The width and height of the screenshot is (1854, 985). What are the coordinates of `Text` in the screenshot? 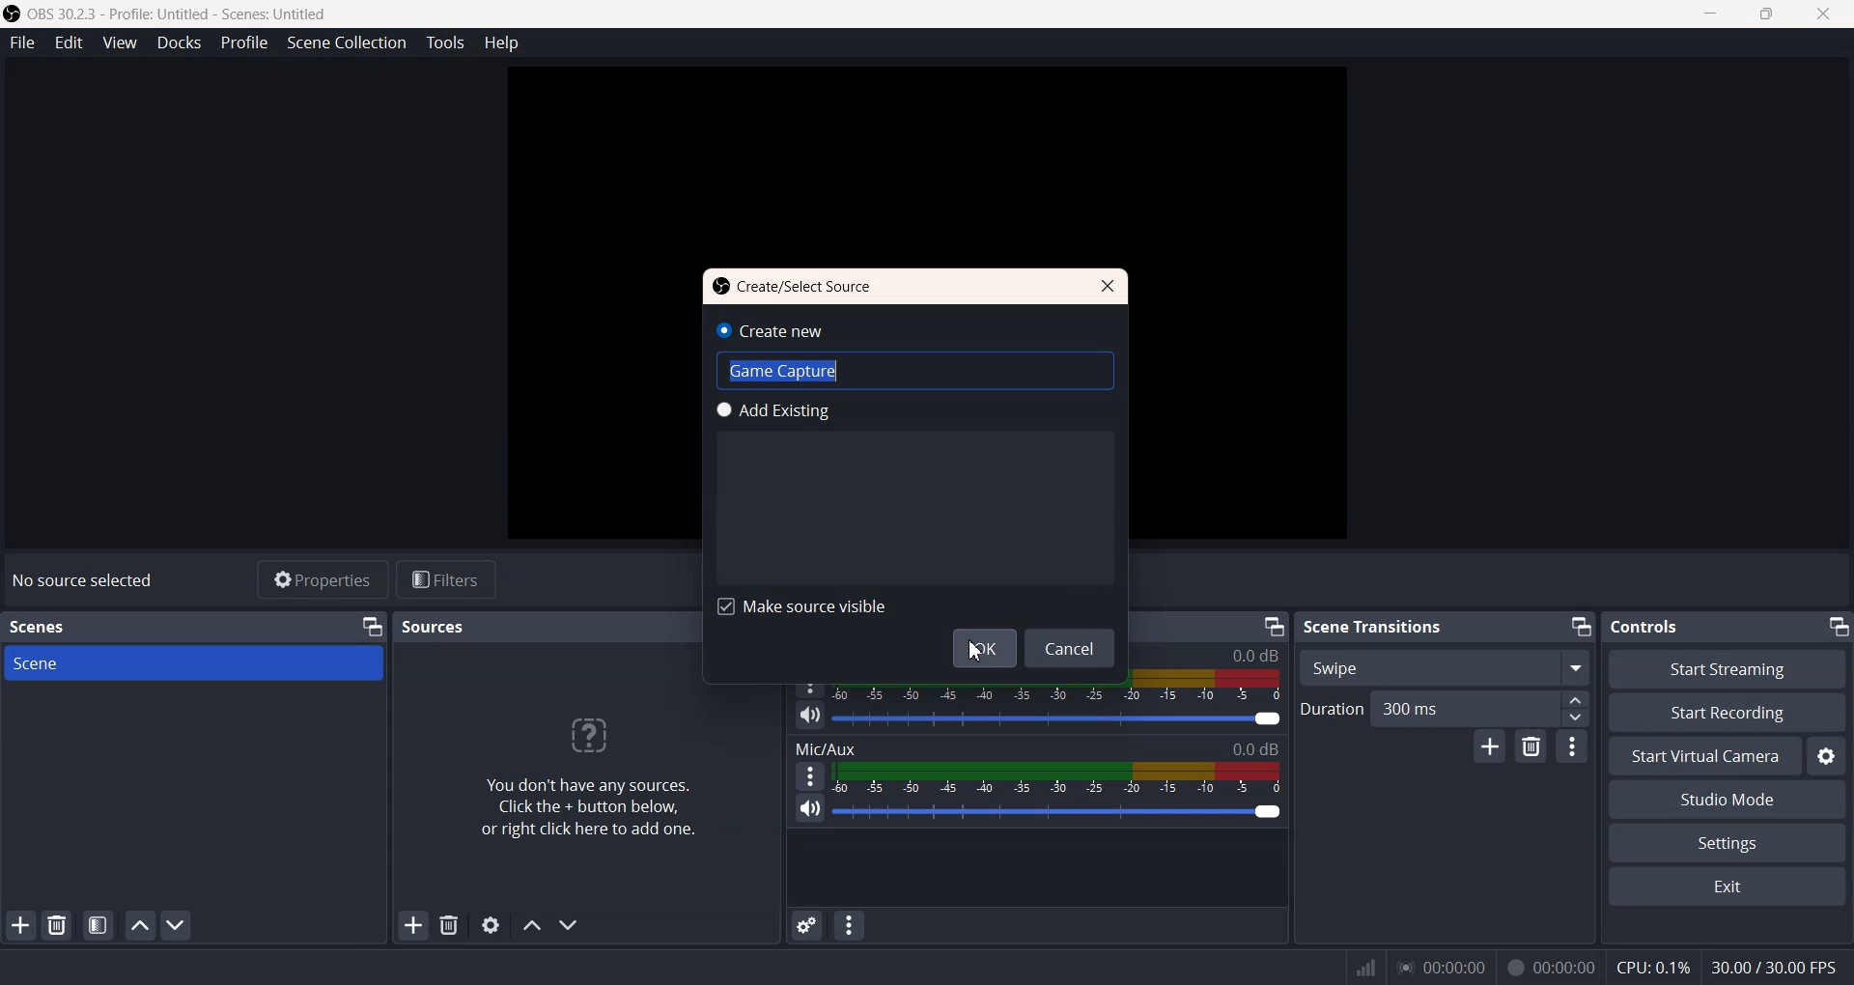 It's located at (914, 370).